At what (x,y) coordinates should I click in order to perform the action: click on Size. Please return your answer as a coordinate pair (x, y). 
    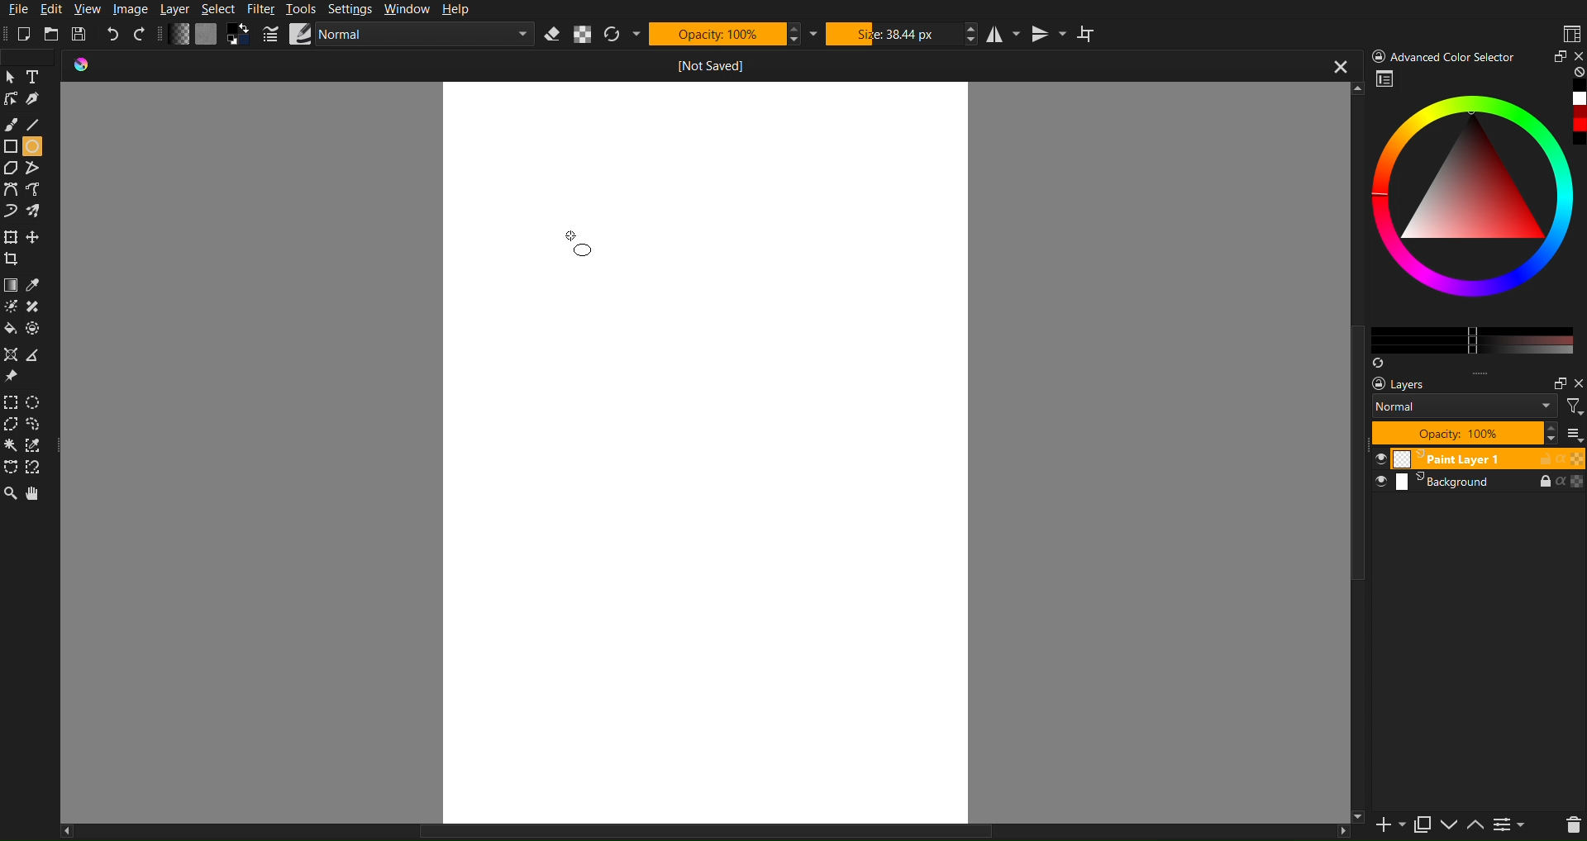
    Looking at the image, I should click on (898, 34).